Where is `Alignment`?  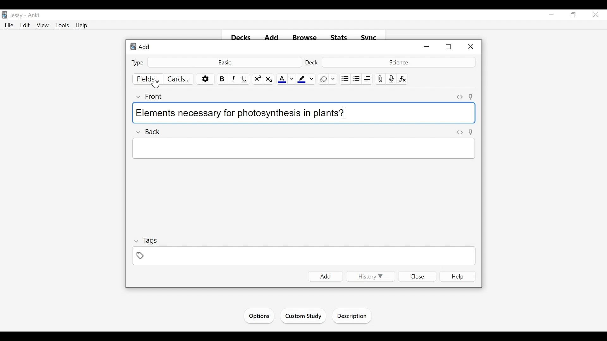 Alignment is located at coordinates (367, 79).